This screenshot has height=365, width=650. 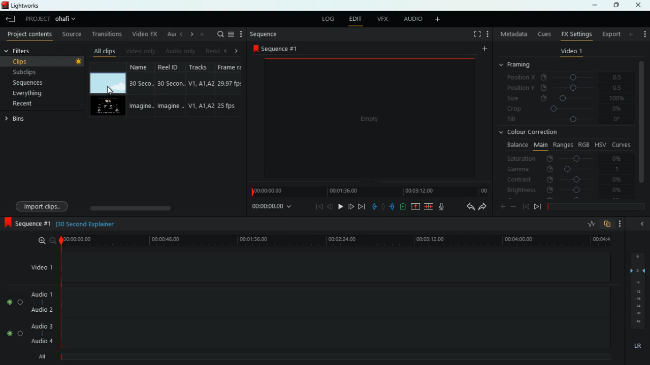 I want to click on leave, so click(x=10, y=19).